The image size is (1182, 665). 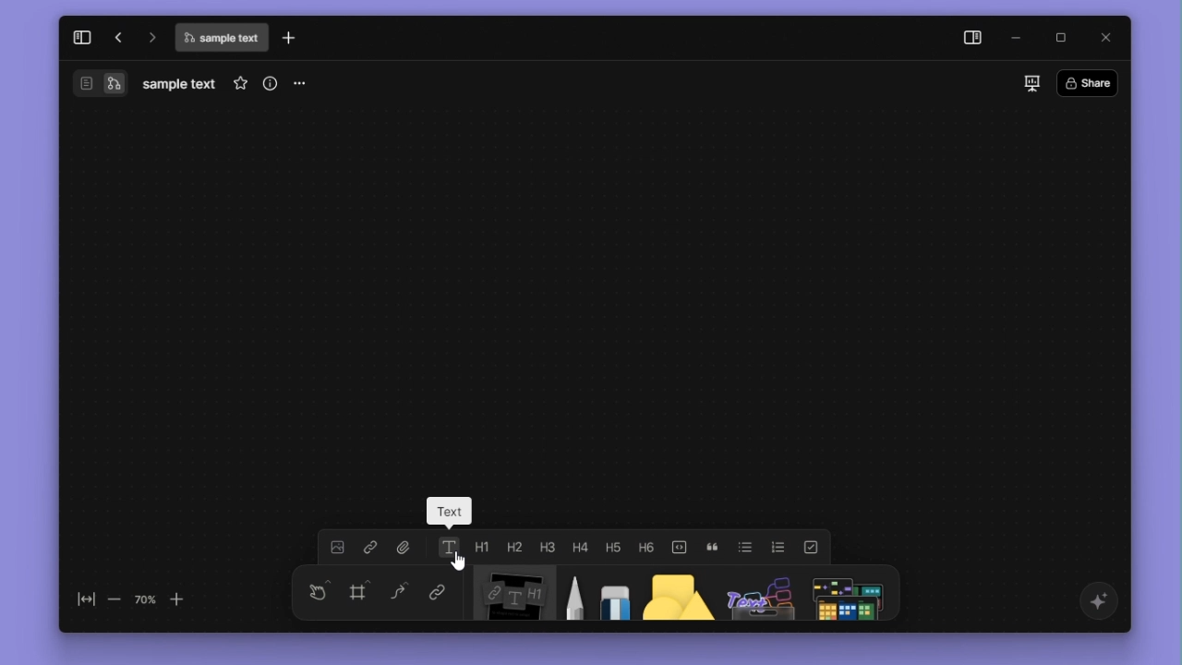 I want to click on Curve C, so click(x=399, y=595).